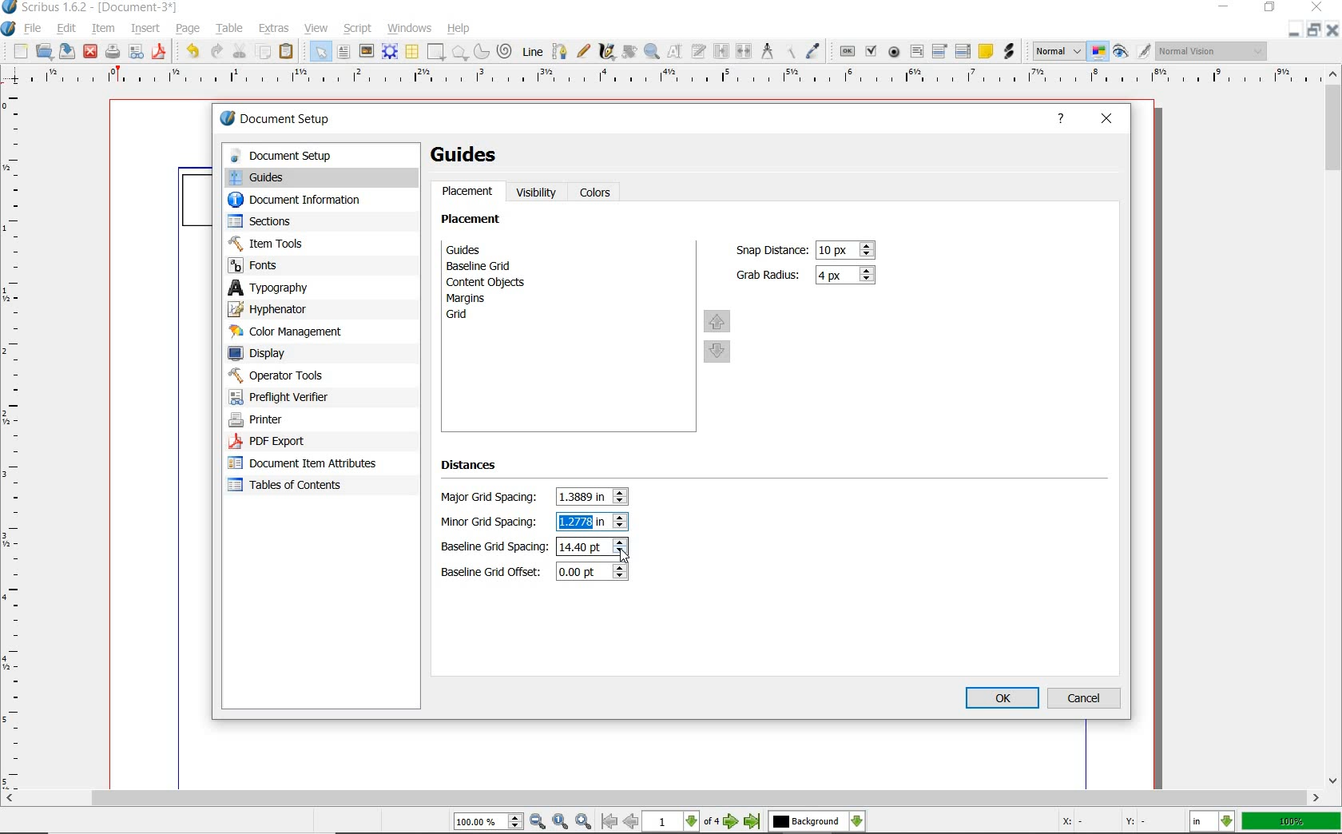 Image resolution: width=1342 pixels, height=834 pixels. Describe the element at coordinates (322, 54) in the screenshot. I see `select` at that location.